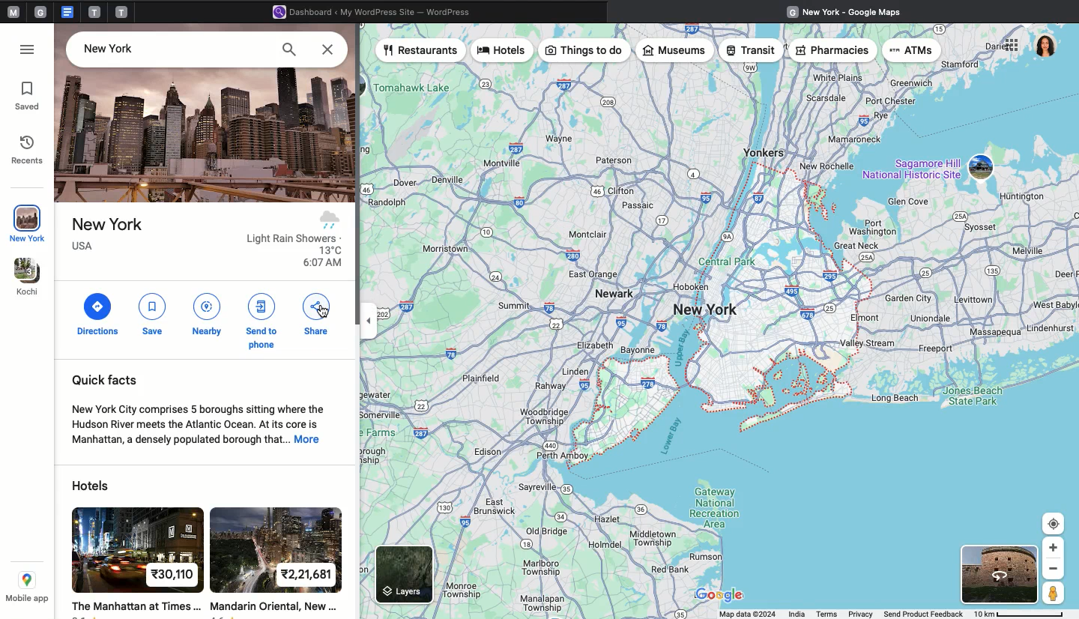 The height and width of the screenshot is (619, 1079). Describe the element at coordinates (1009, 46) in the screenshot. I see `Options` at that location.